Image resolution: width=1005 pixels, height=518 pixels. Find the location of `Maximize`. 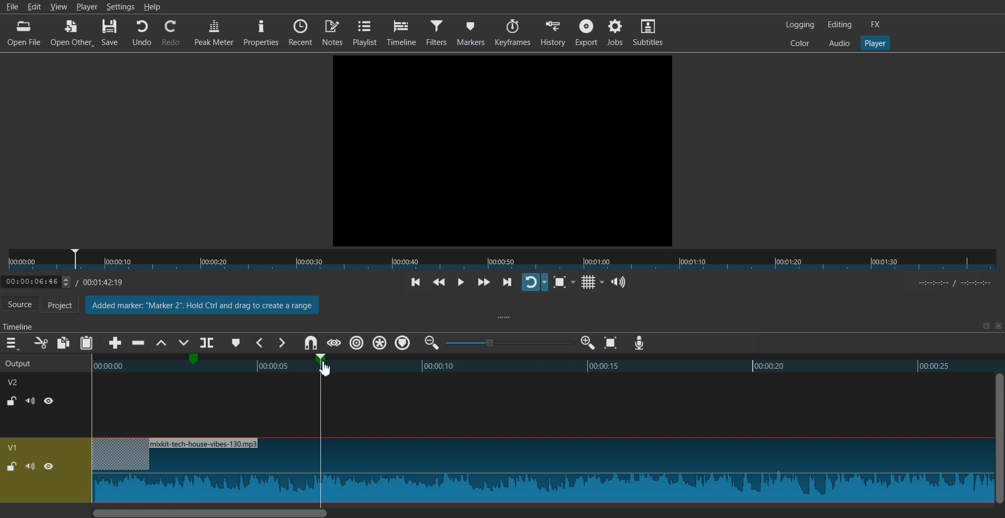

Maximize is located at coordinates (986, 325).